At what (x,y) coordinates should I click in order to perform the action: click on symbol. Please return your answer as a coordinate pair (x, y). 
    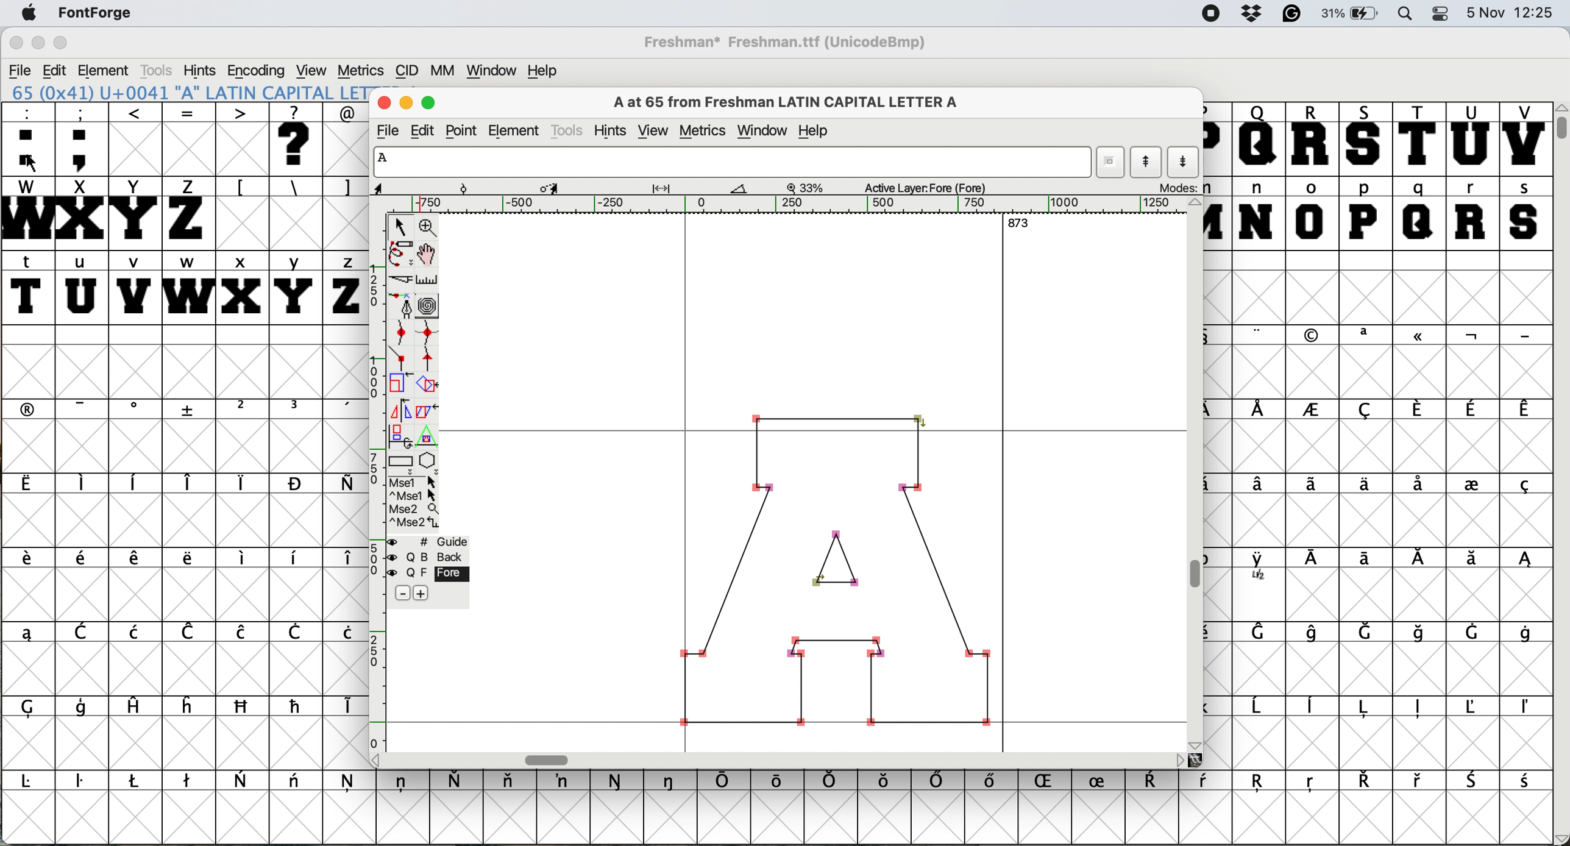
    Looking at the image, I should click on (343, 706).